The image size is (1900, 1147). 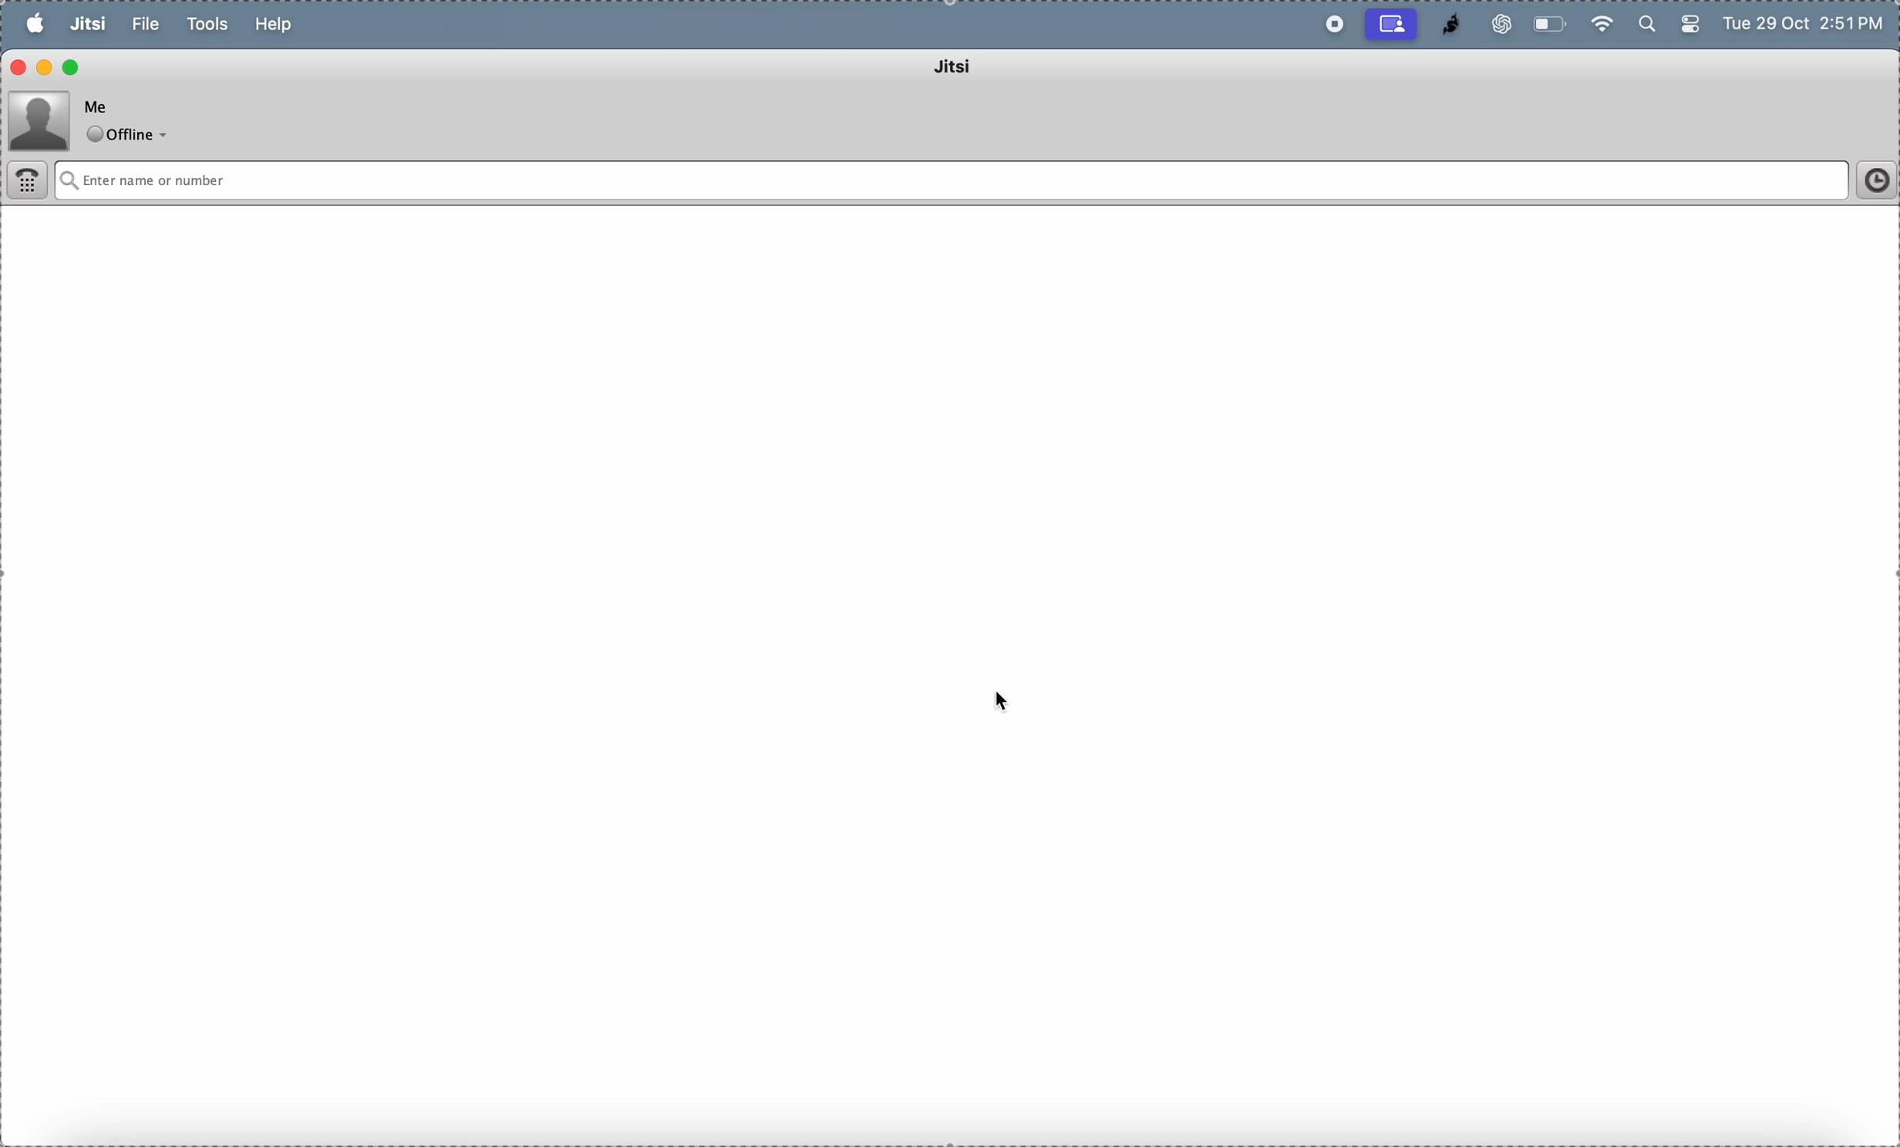 I want to click on close window, so click(x=19, y=69).